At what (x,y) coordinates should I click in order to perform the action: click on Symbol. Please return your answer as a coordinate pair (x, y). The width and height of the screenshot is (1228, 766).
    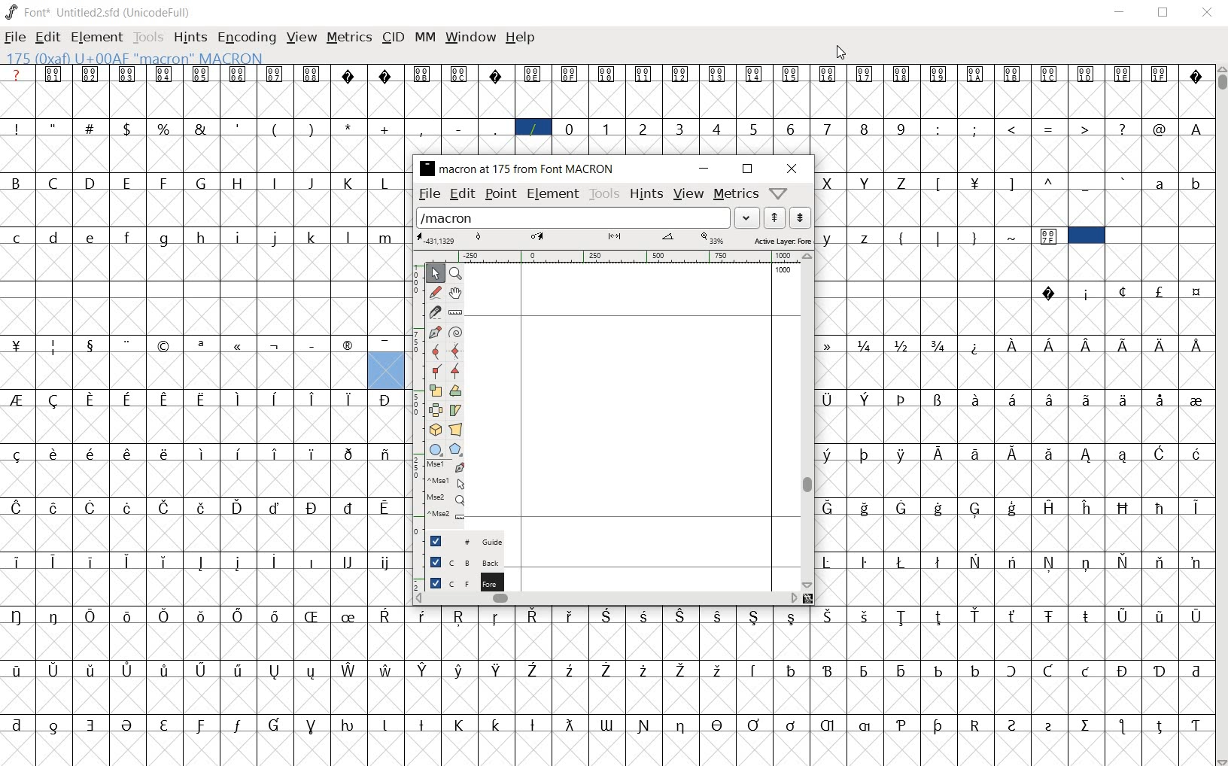
    Looking at the image, I should click on (977, 616).